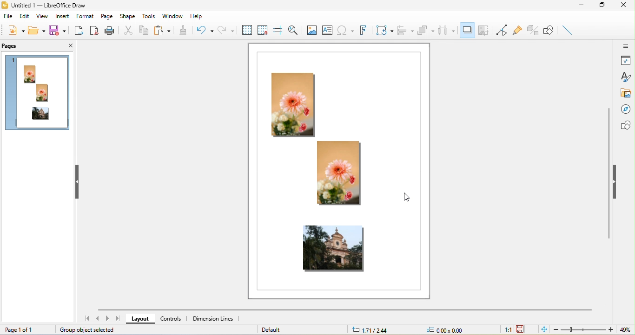  I want to click on fit to current window, so click(542, 329).